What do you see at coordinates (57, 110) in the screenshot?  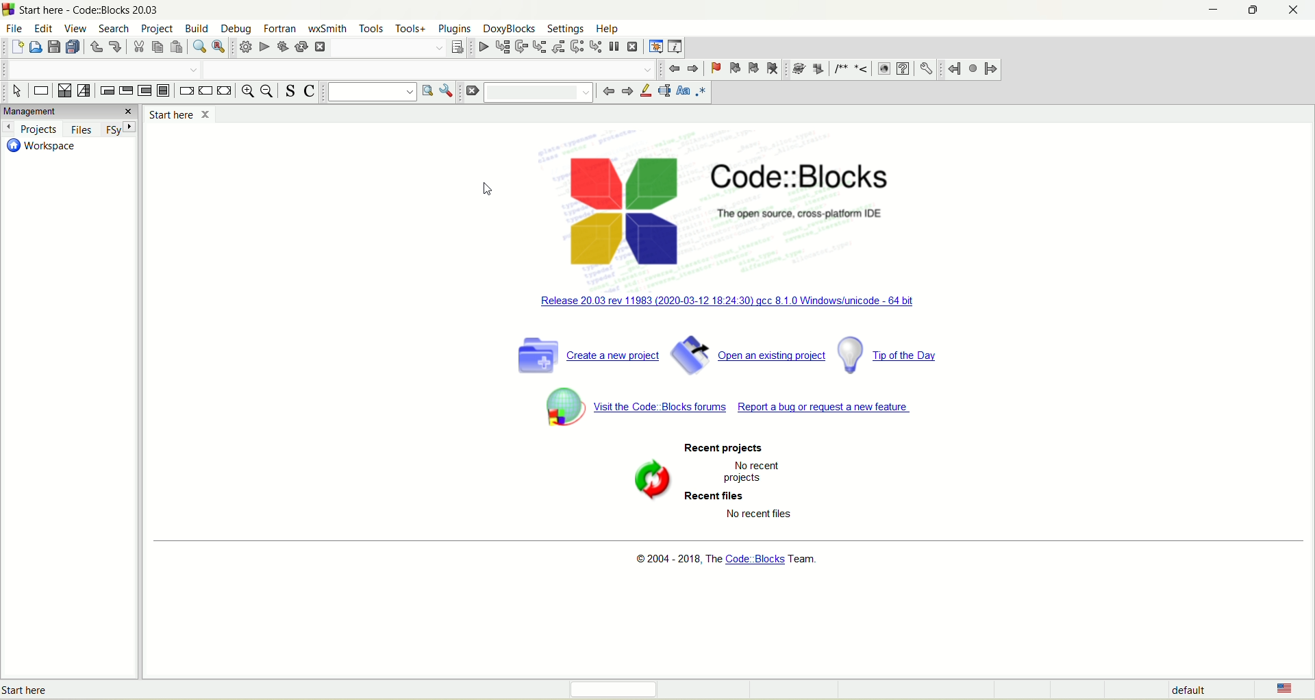 I see `management` at bounding box center [57, 110].